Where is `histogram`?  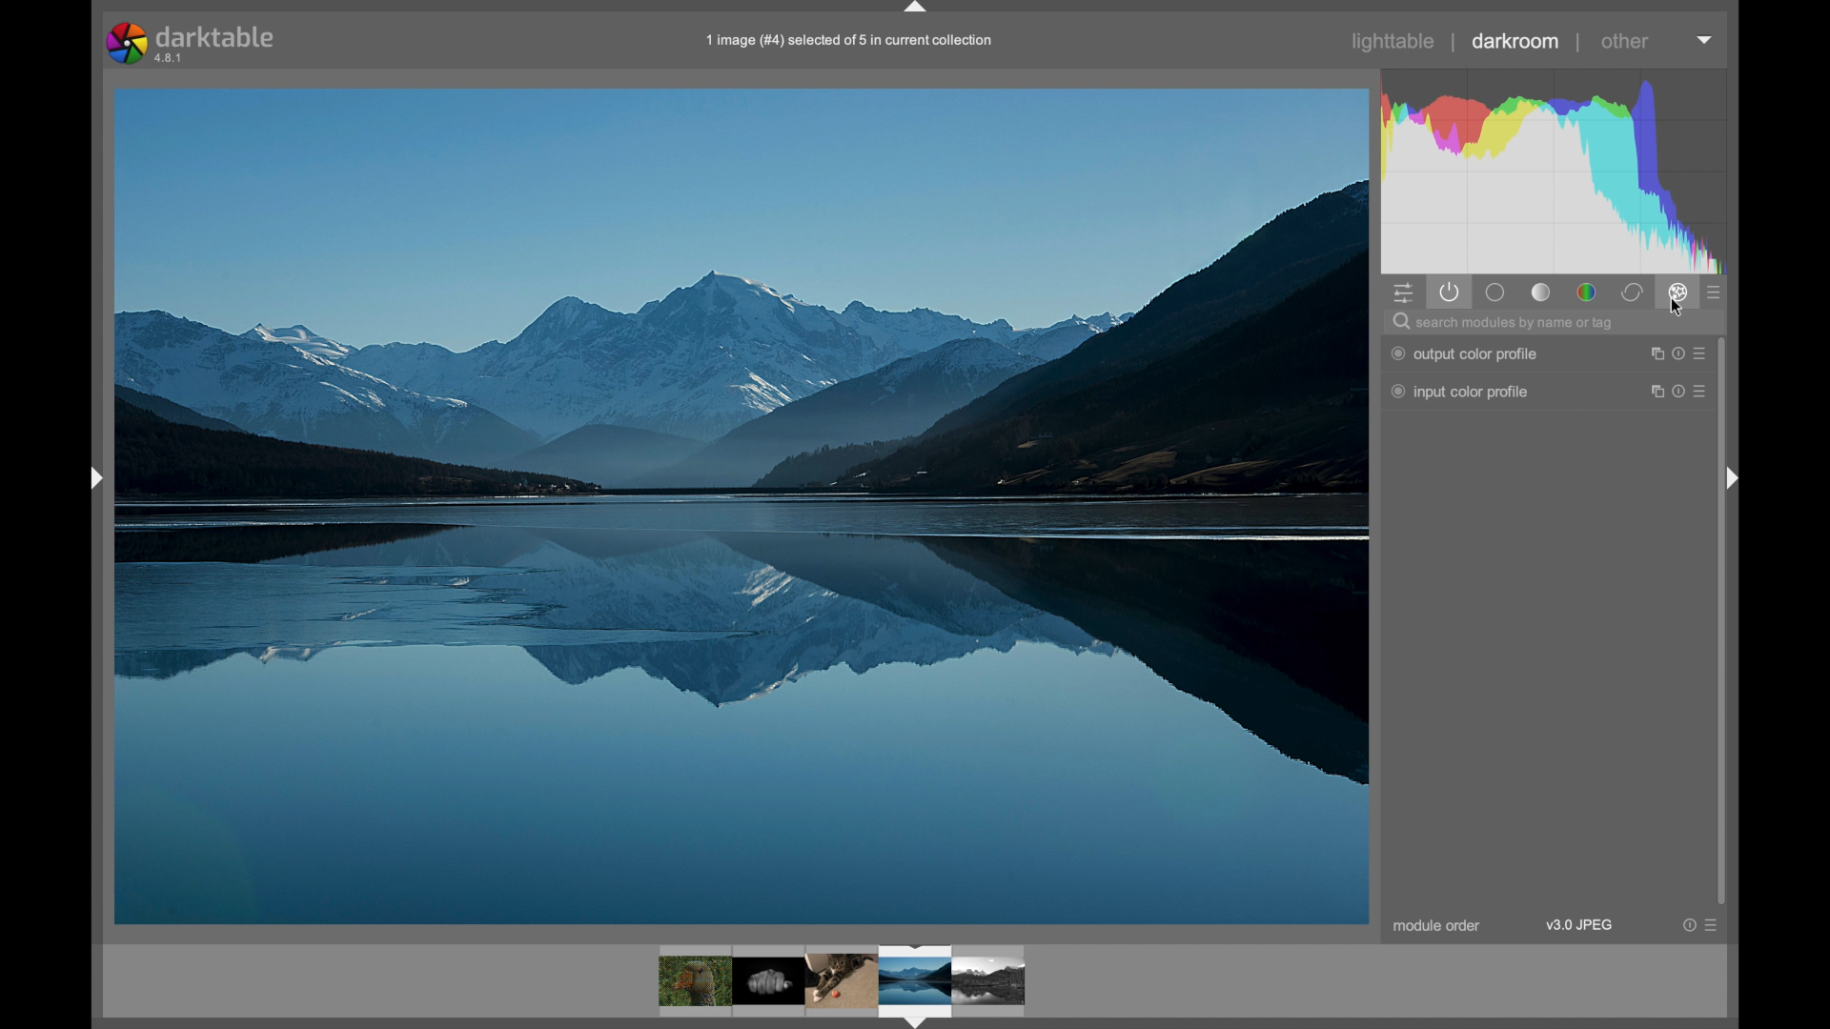 histogram is located at coordinates (1555, 170).